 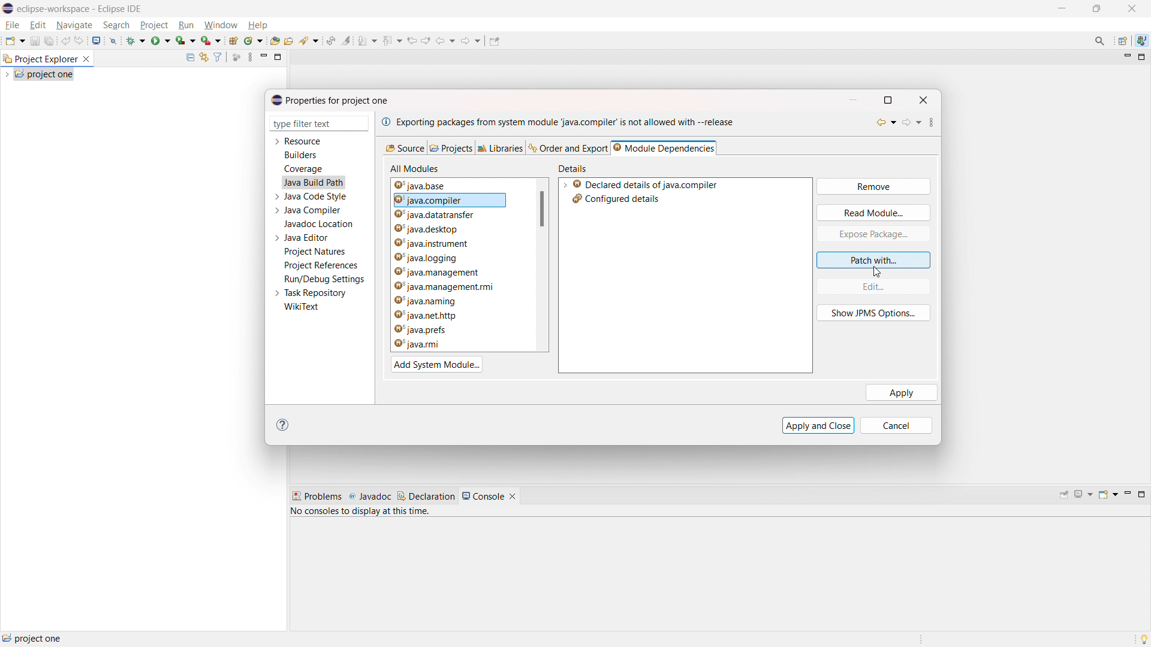 What do you see at coordinates (117, 25) in the screenshot?
I see `search` at bounding box center [117, 25].